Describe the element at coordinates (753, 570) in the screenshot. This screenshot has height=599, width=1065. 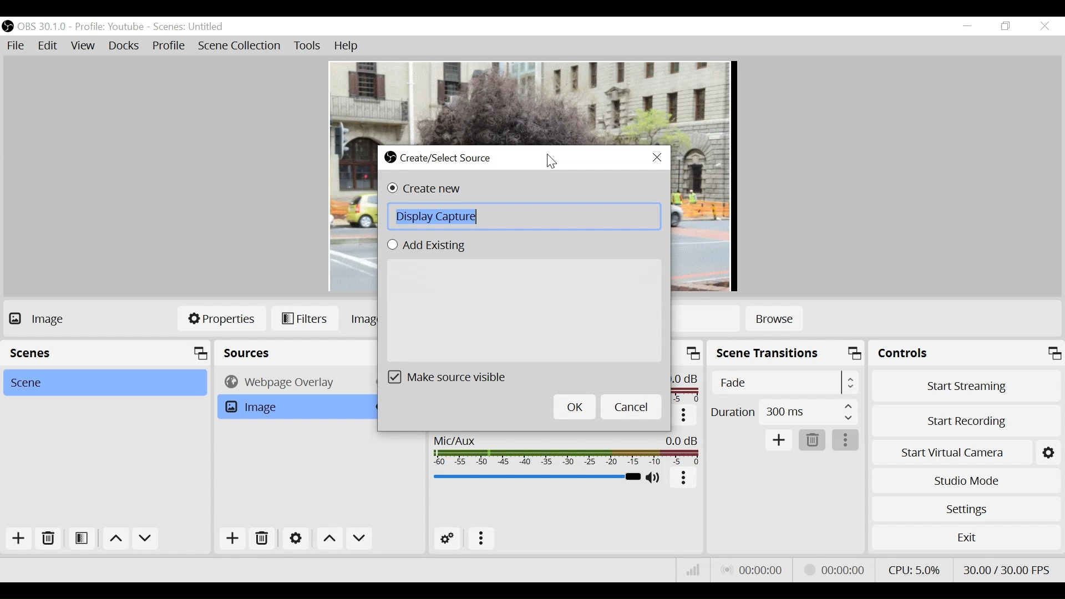
I see `Live Status` at that location.